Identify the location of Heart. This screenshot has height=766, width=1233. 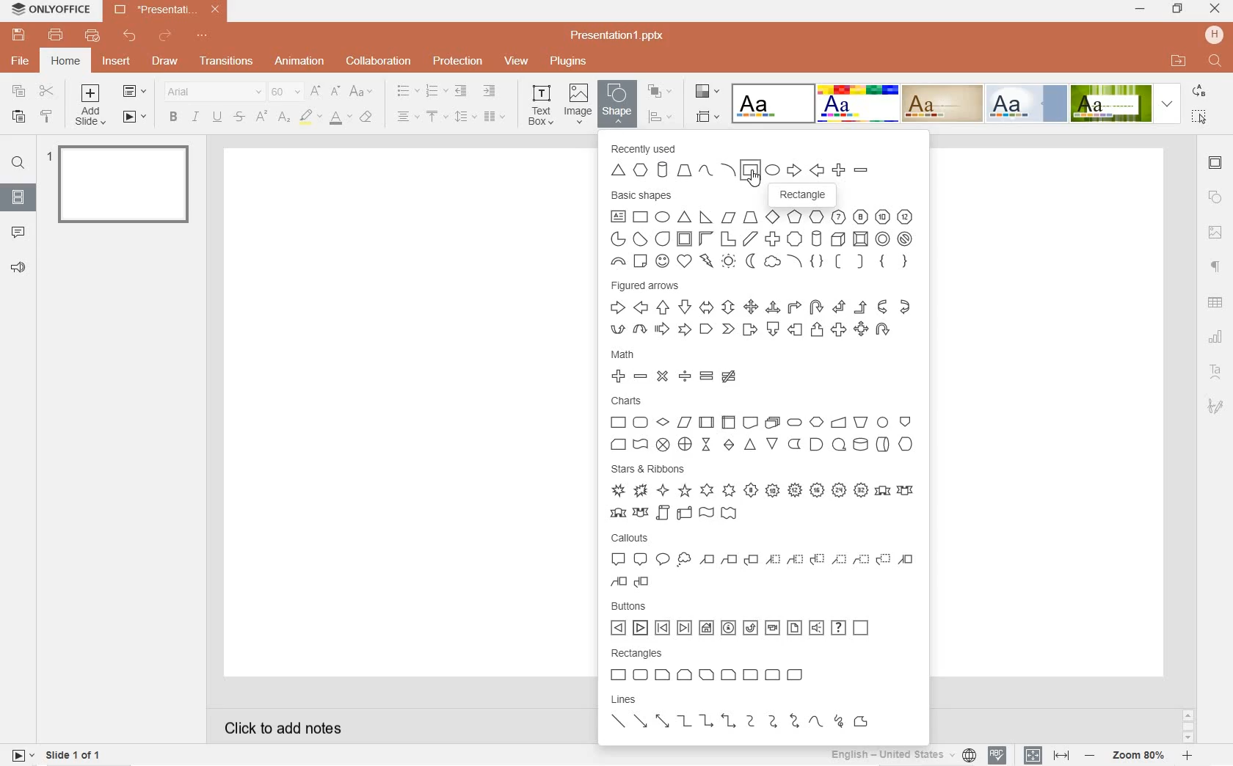
(687, 261).